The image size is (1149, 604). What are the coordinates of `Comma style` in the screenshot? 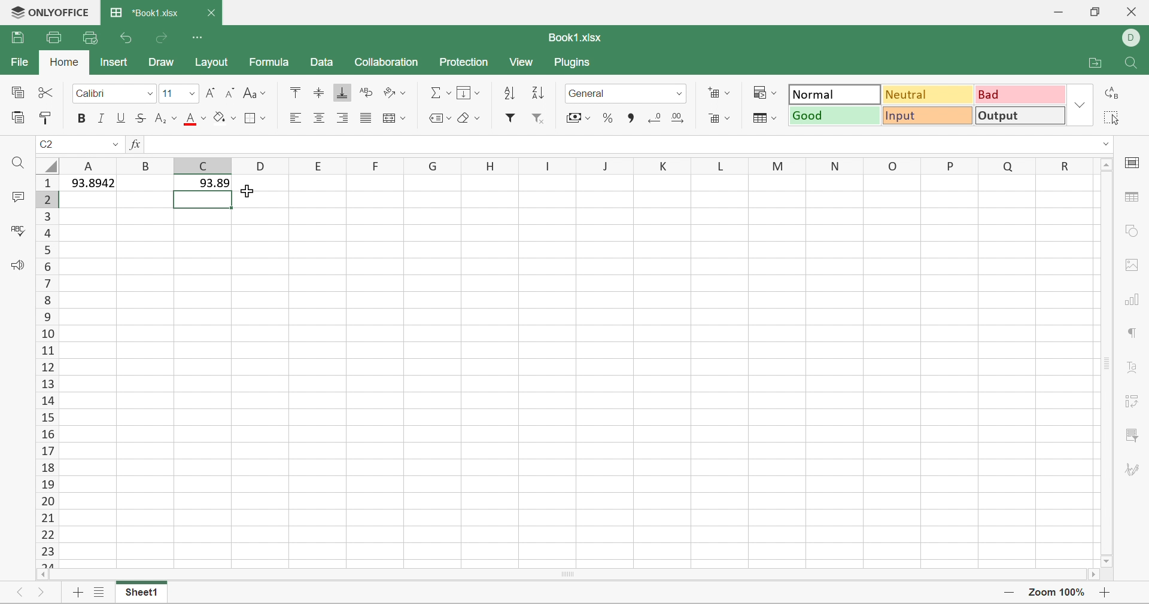 It's located at (628, 117).